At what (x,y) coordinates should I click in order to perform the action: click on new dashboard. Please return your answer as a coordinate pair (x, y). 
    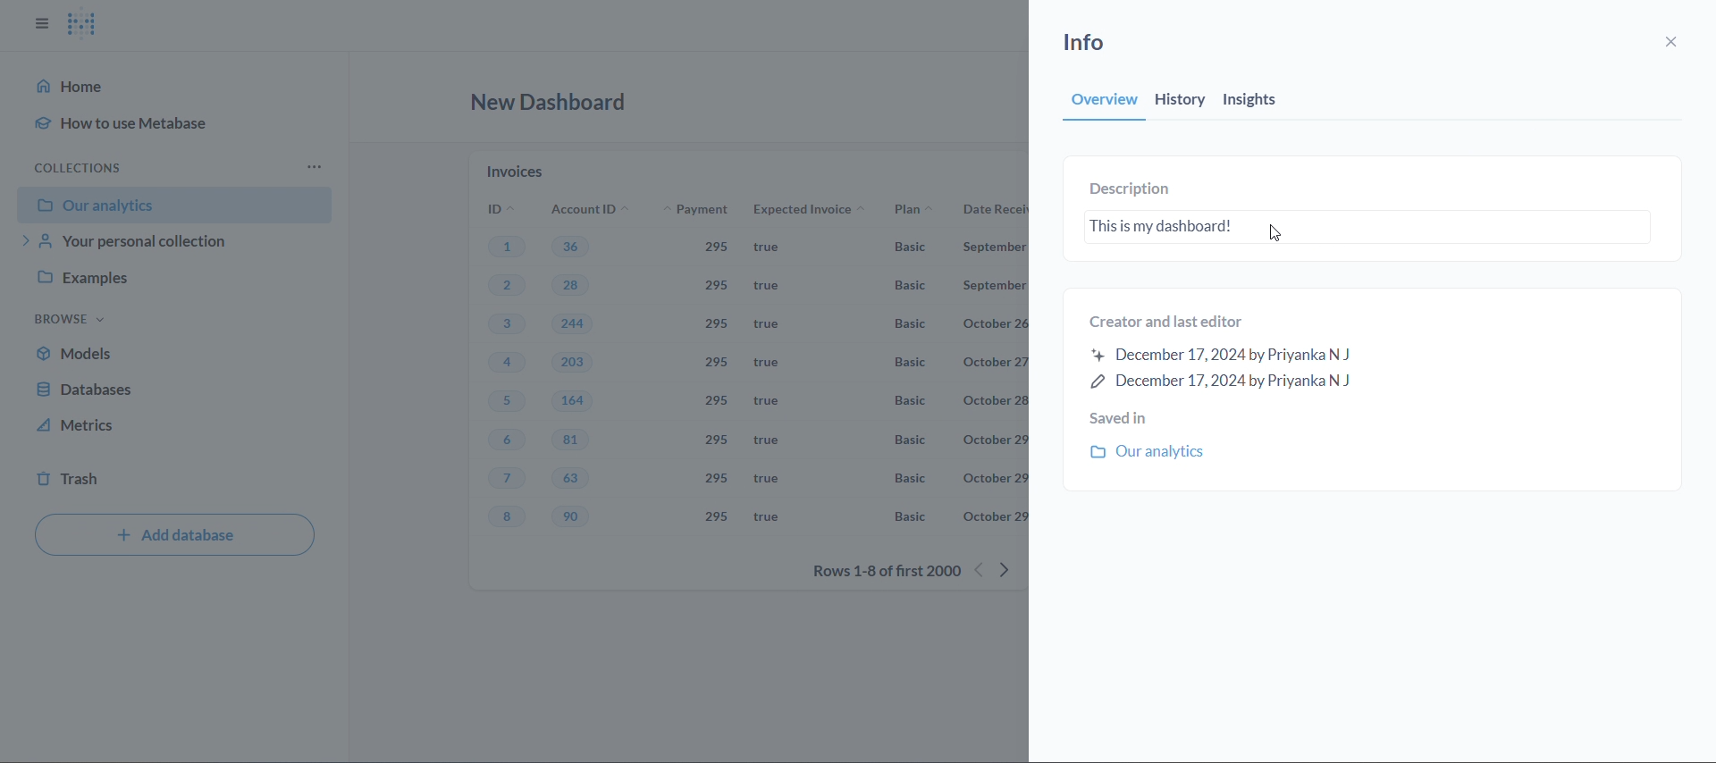
    Looking at the image, I should click on (553, 107).